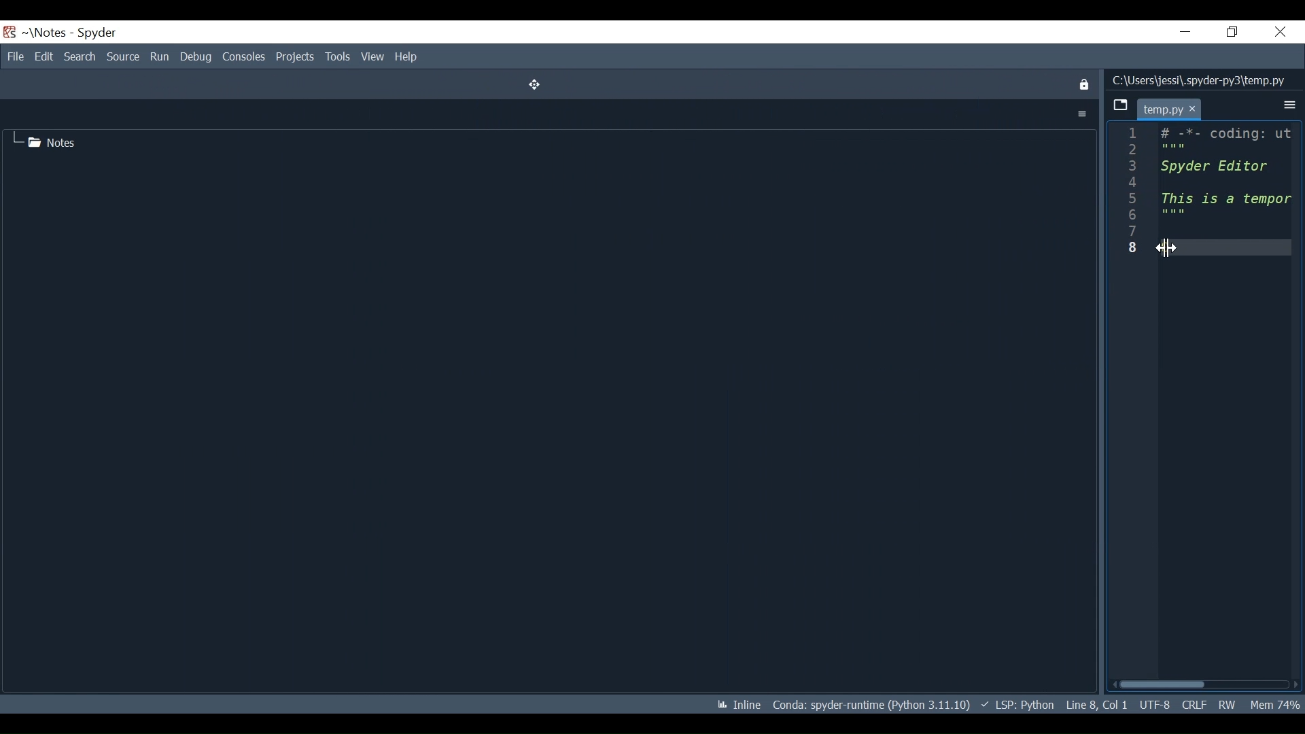 The image size is (1305, 734). I want to click on File, so click(14, 56).